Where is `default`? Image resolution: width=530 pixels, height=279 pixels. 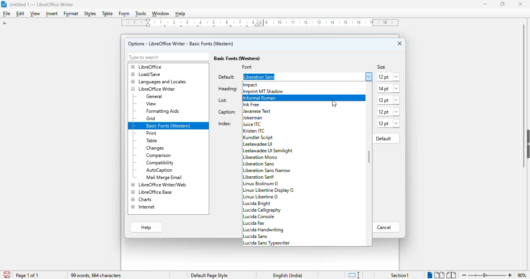 default is located at coordinates (384, 138).